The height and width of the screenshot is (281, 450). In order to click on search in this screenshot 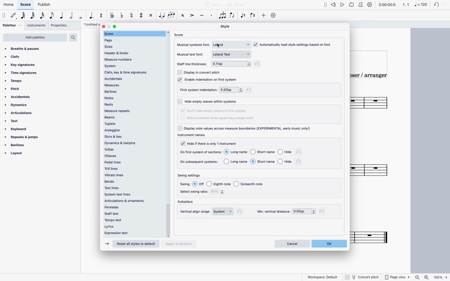, I will do `click(75, 37)`.